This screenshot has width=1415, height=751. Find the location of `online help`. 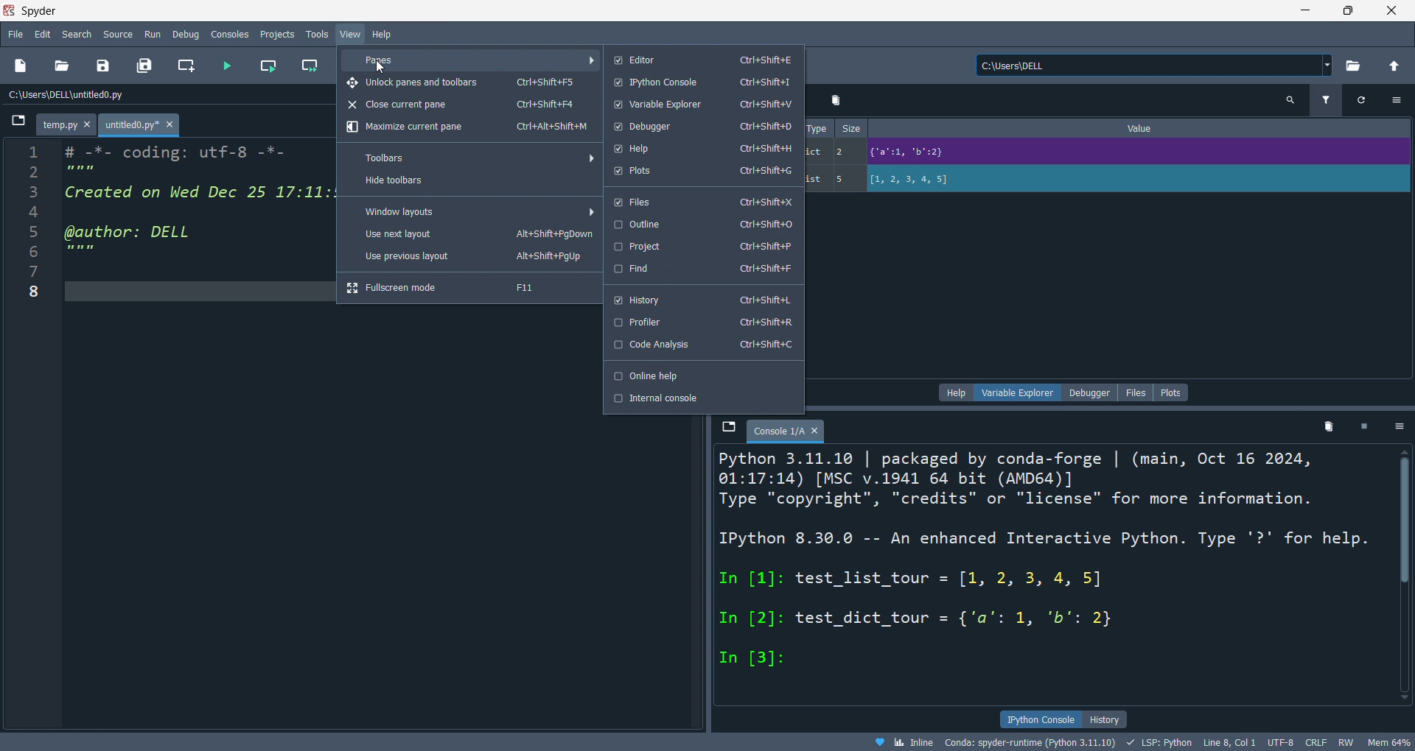

online help is located at coordinates (702, 375).